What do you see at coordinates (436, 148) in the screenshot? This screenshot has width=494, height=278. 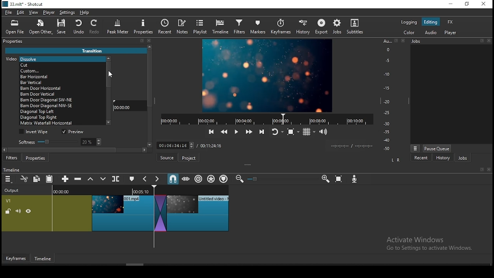 I see `pause queue` at bounding box center [436, 148].